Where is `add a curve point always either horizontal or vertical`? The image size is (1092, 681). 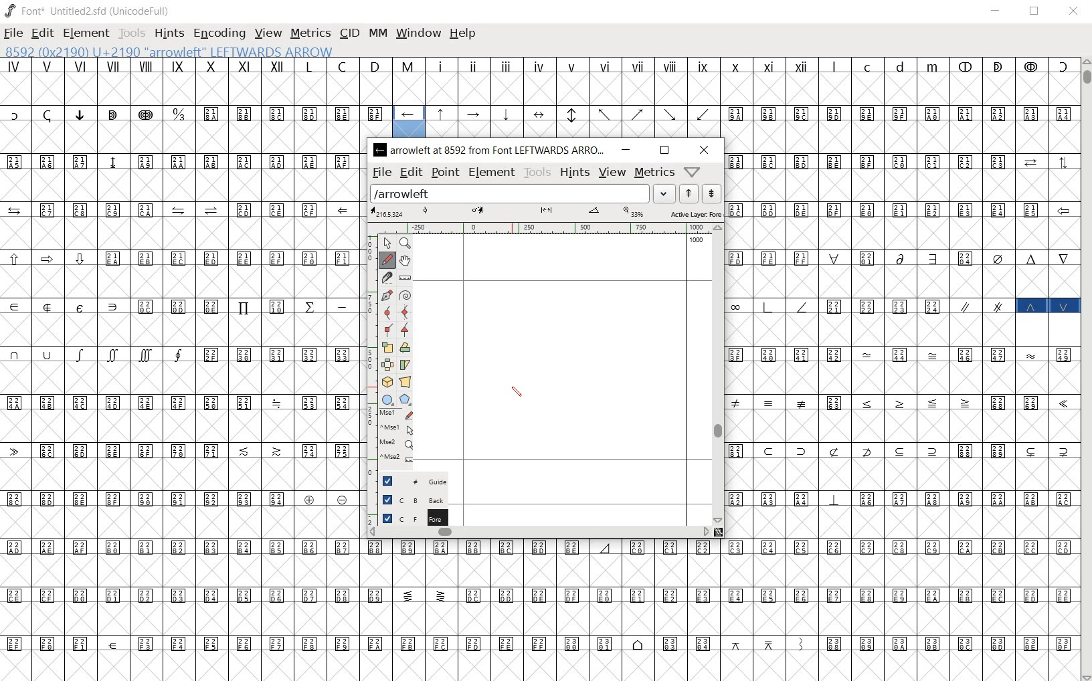 add a curve point always either horizontal or vertical is located at coordinates (405, 311).